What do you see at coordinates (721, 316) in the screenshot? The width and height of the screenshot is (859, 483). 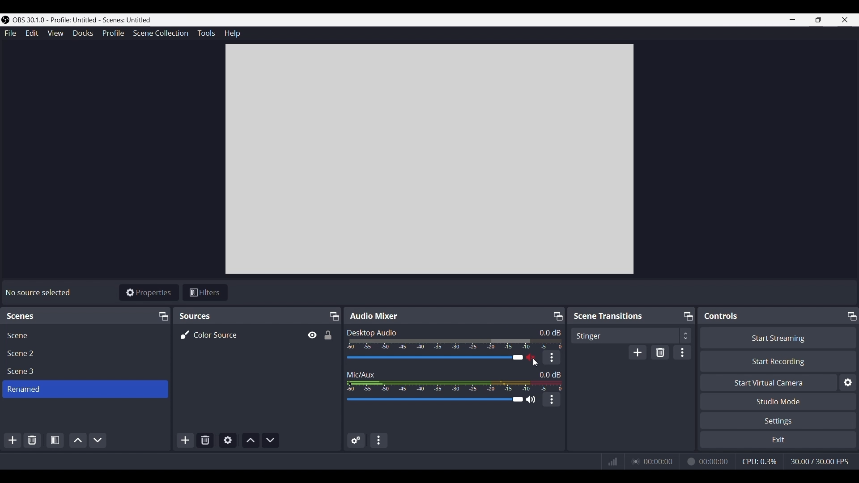 I see `Controls` at bounding box center [721, 316].